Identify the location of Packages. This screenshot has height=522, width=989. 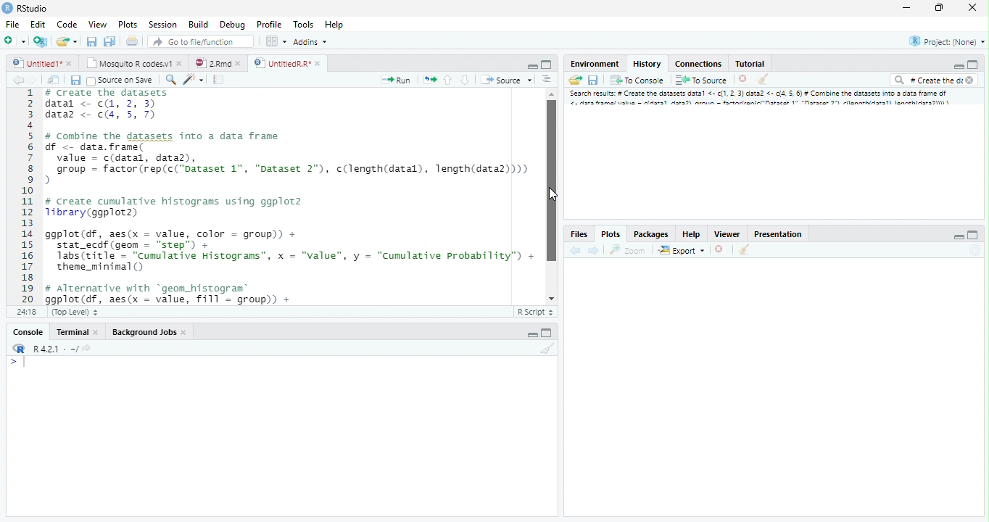
(651, 233).